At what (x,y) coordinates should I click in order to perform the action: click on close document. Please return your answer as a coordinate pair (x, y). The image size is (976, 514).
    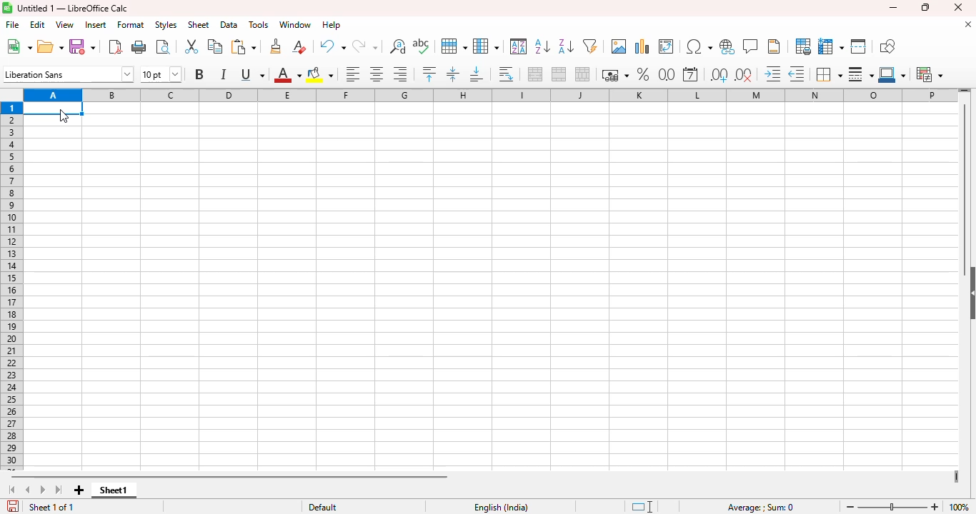
    Looking at the image, I should click on (968, 24).